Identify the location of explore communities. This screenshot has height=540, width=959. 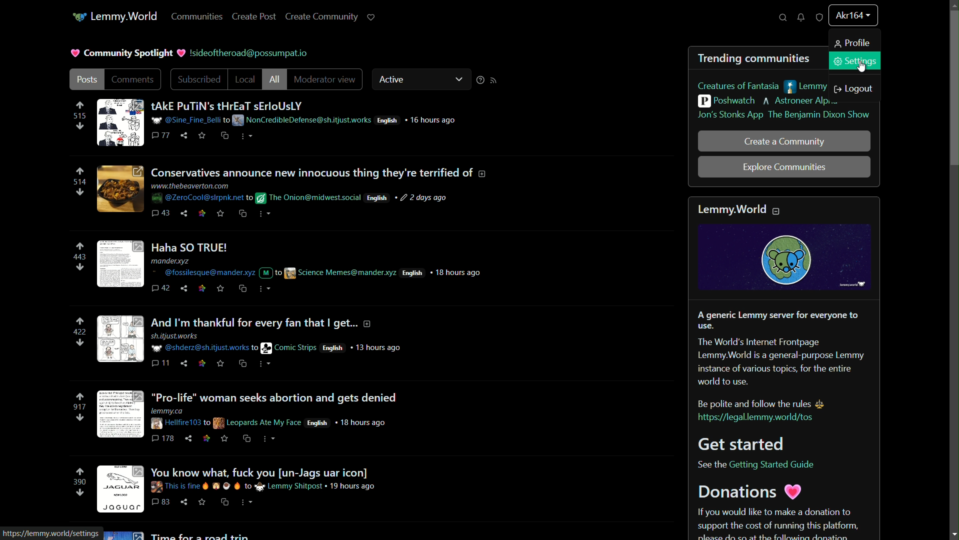
(783, 167).